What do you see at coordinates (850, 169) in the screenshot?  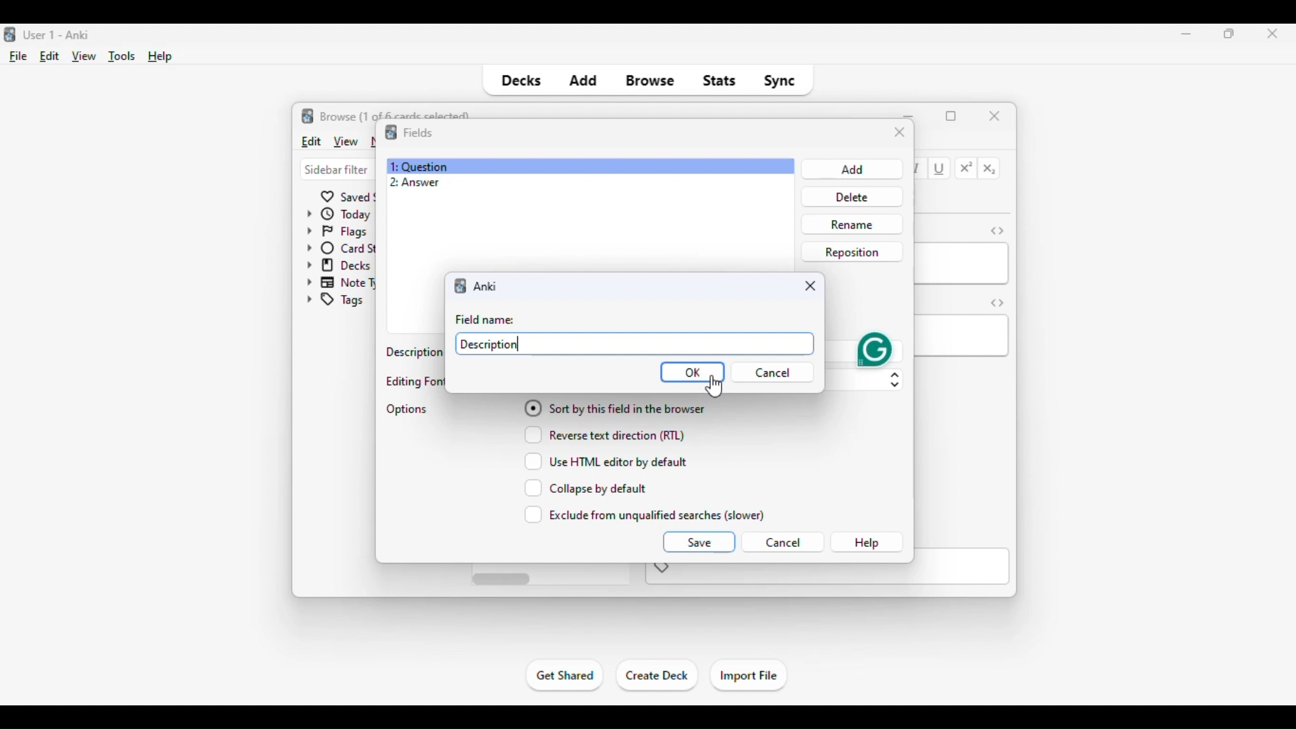 I see `add` at bounding box center [850, 169].